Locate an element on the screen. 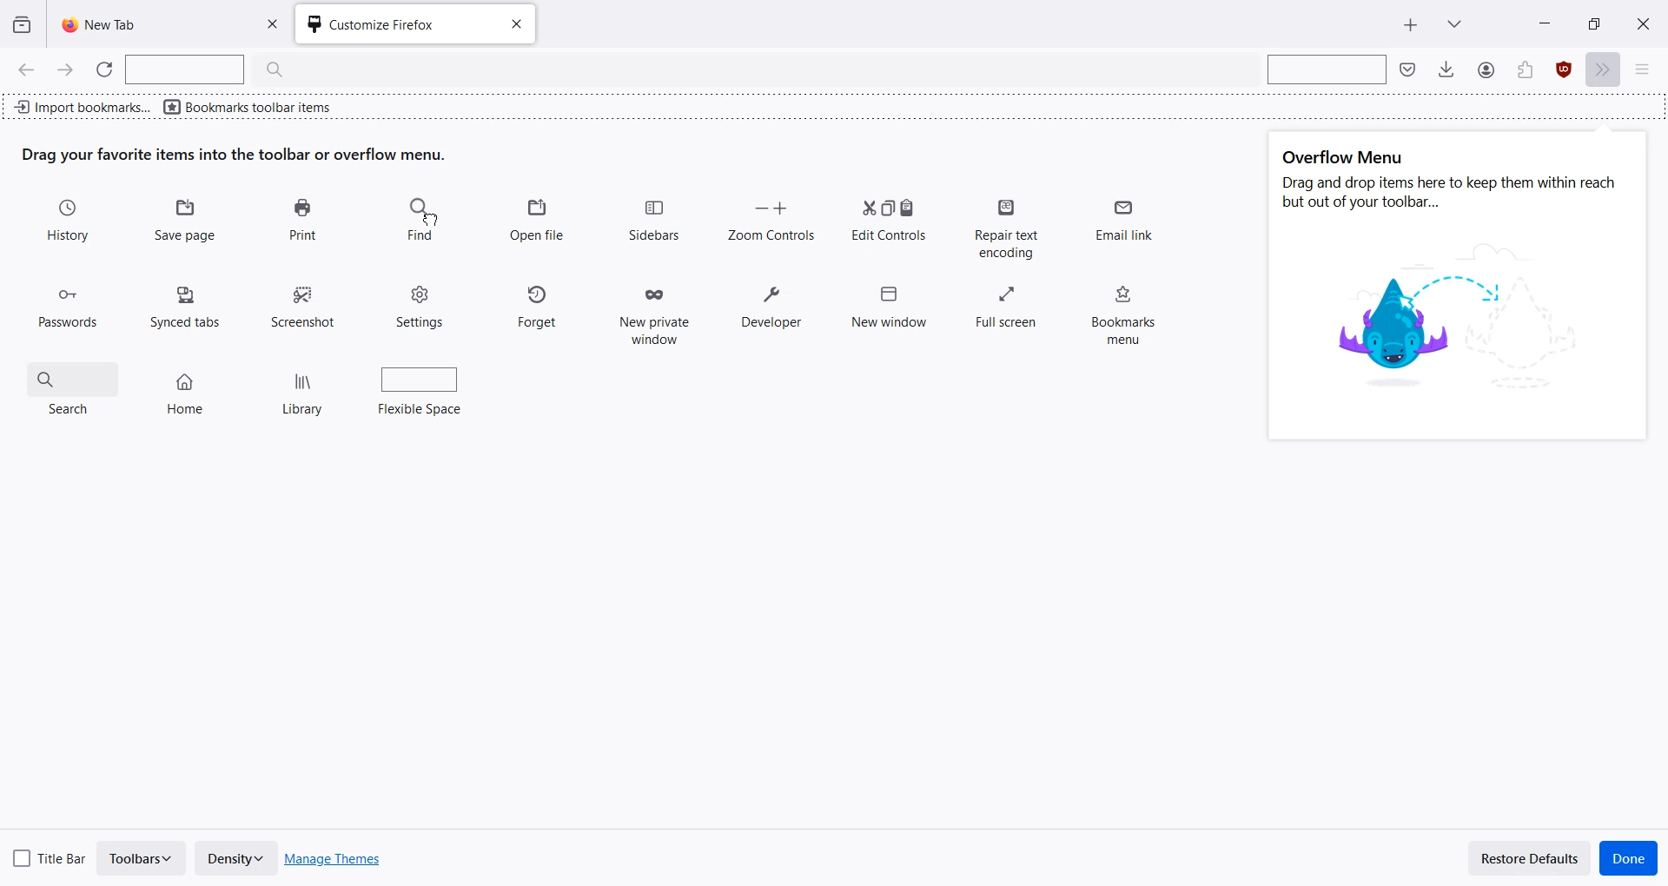  More tools is located at coordinates (1606, 70).